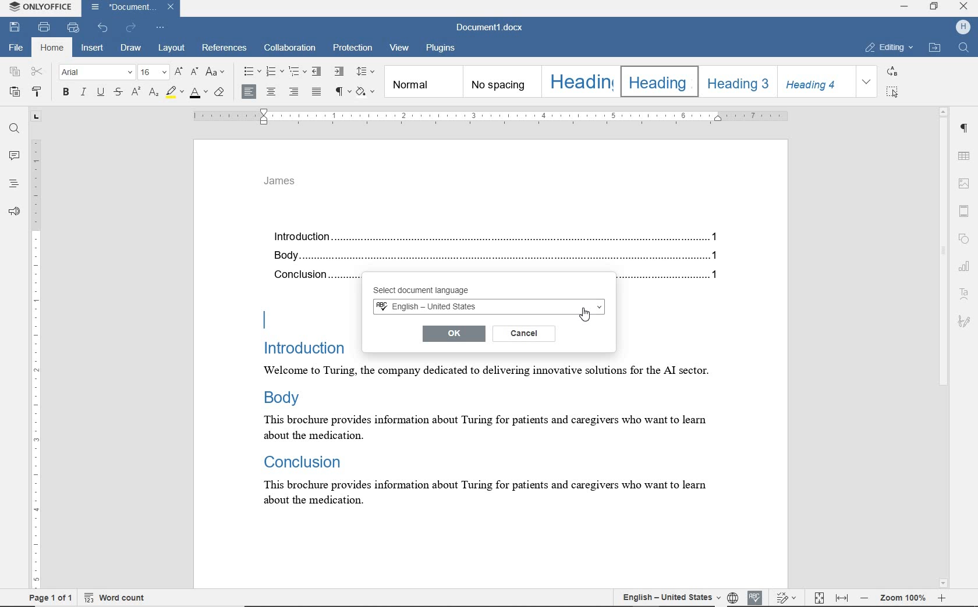 This screenshot has width=978, height=607. Describe the element at coordinates (820, 599) in the screenshot. I see `fit to page` at that location.